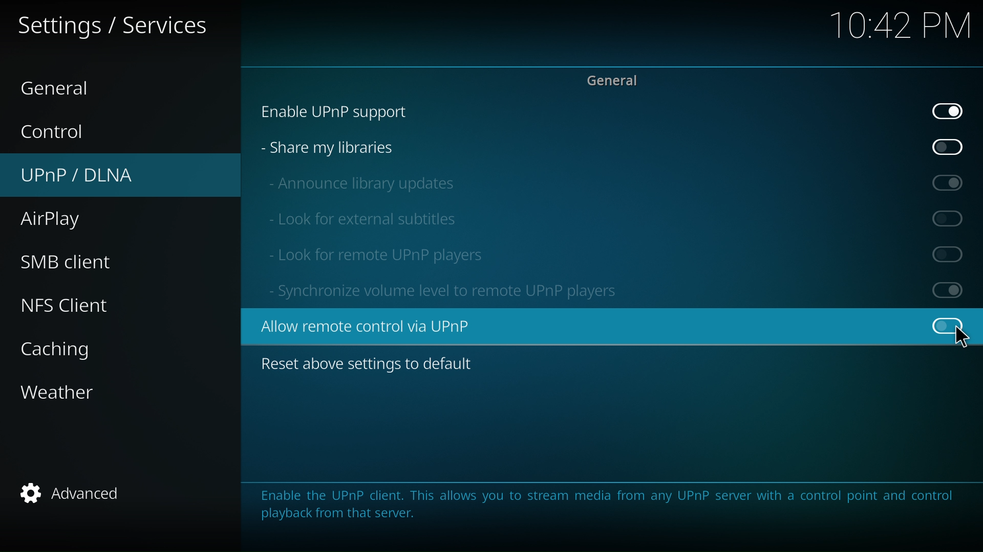 The image size is (983, 552). What do you see at coordinates (68, 260) in the screenshot?
I see `smb client` at bounding box center [68, 260].